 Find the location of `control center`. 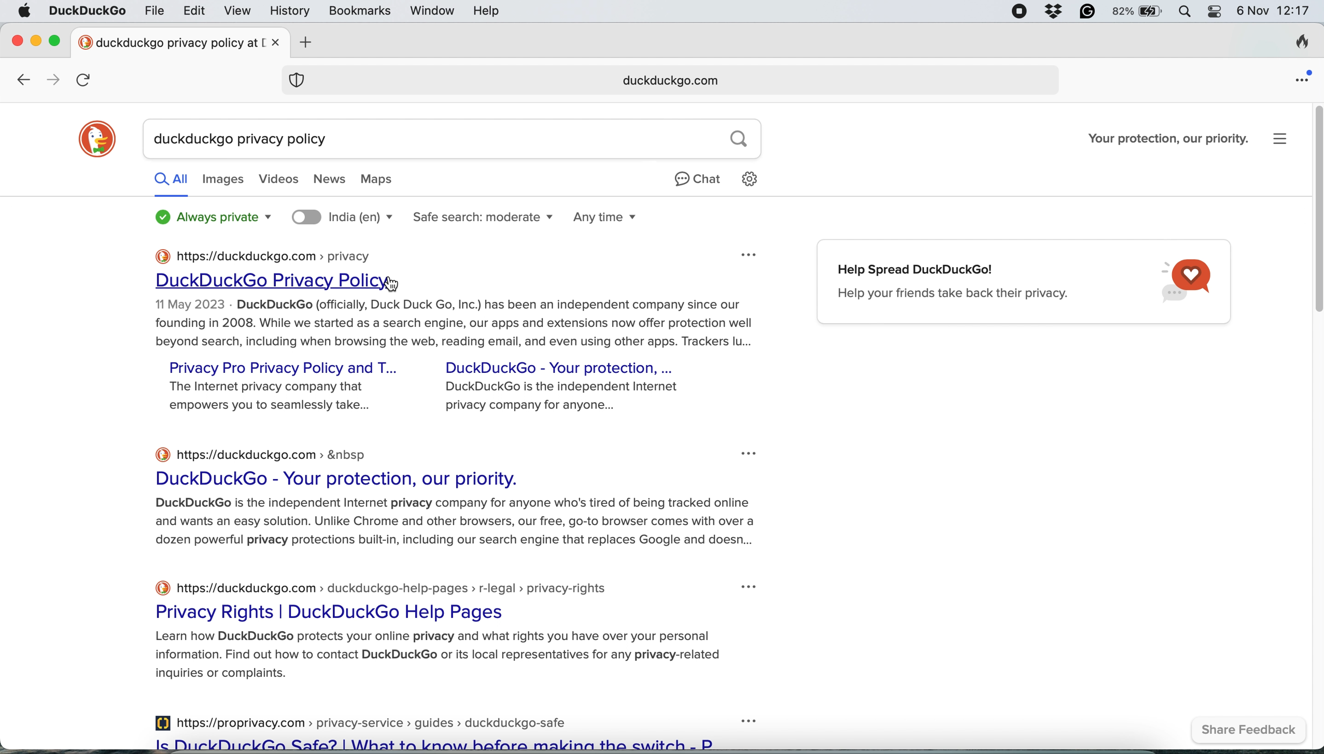

control center is located at coordinates (1214, 12).